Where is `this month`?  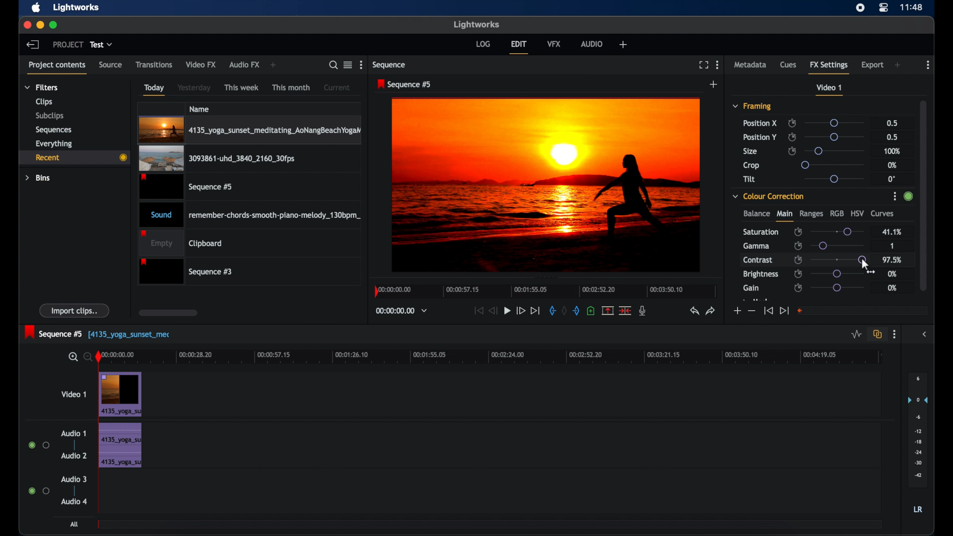
this month is located at coordinates (291, 87).